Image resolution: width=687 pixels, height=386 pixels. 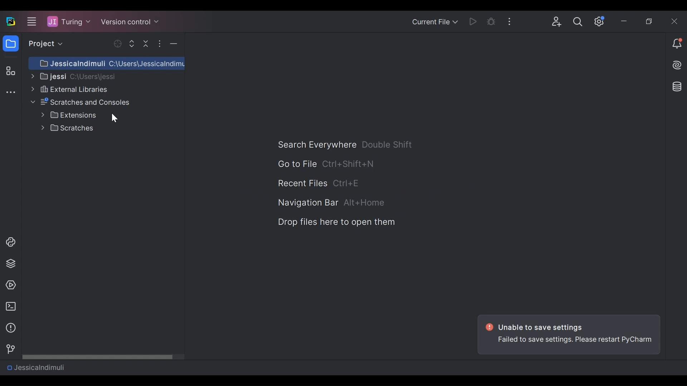 I want to click on Unable to save settings, so click(x=545, y=327).